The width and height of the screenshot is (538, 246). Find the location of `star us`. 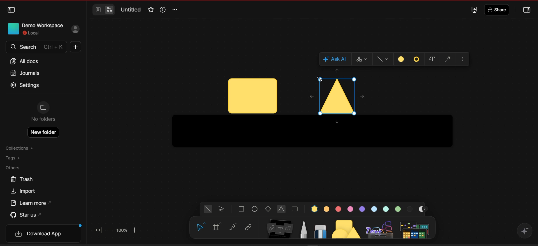

star us is located at coordinates (25, 214).